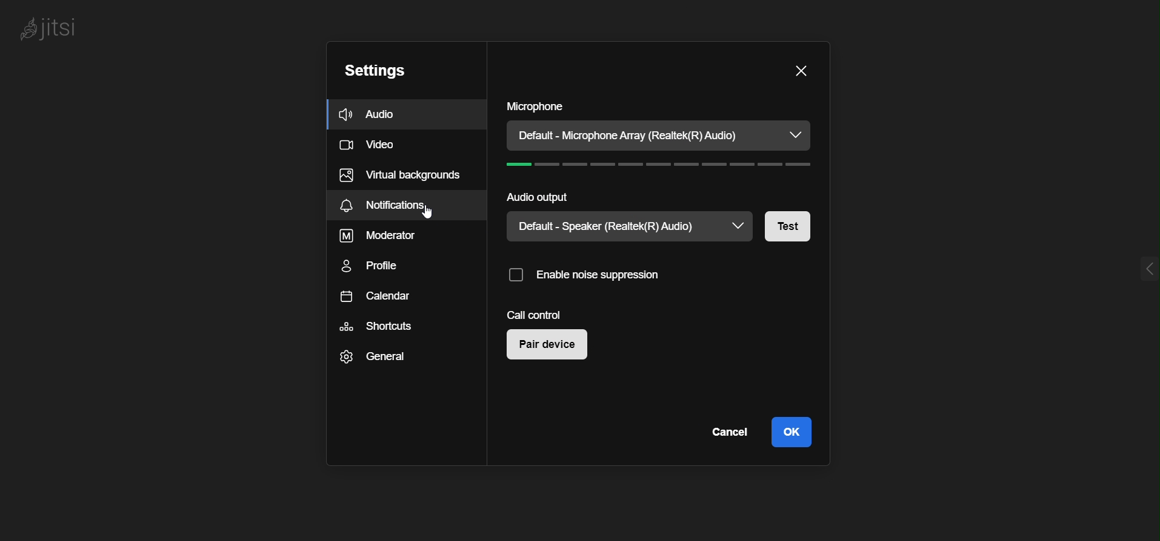  What do you see at coordinates (381, 301) in the screenshot?
I see `calendar` at bounding box center [381, 301].